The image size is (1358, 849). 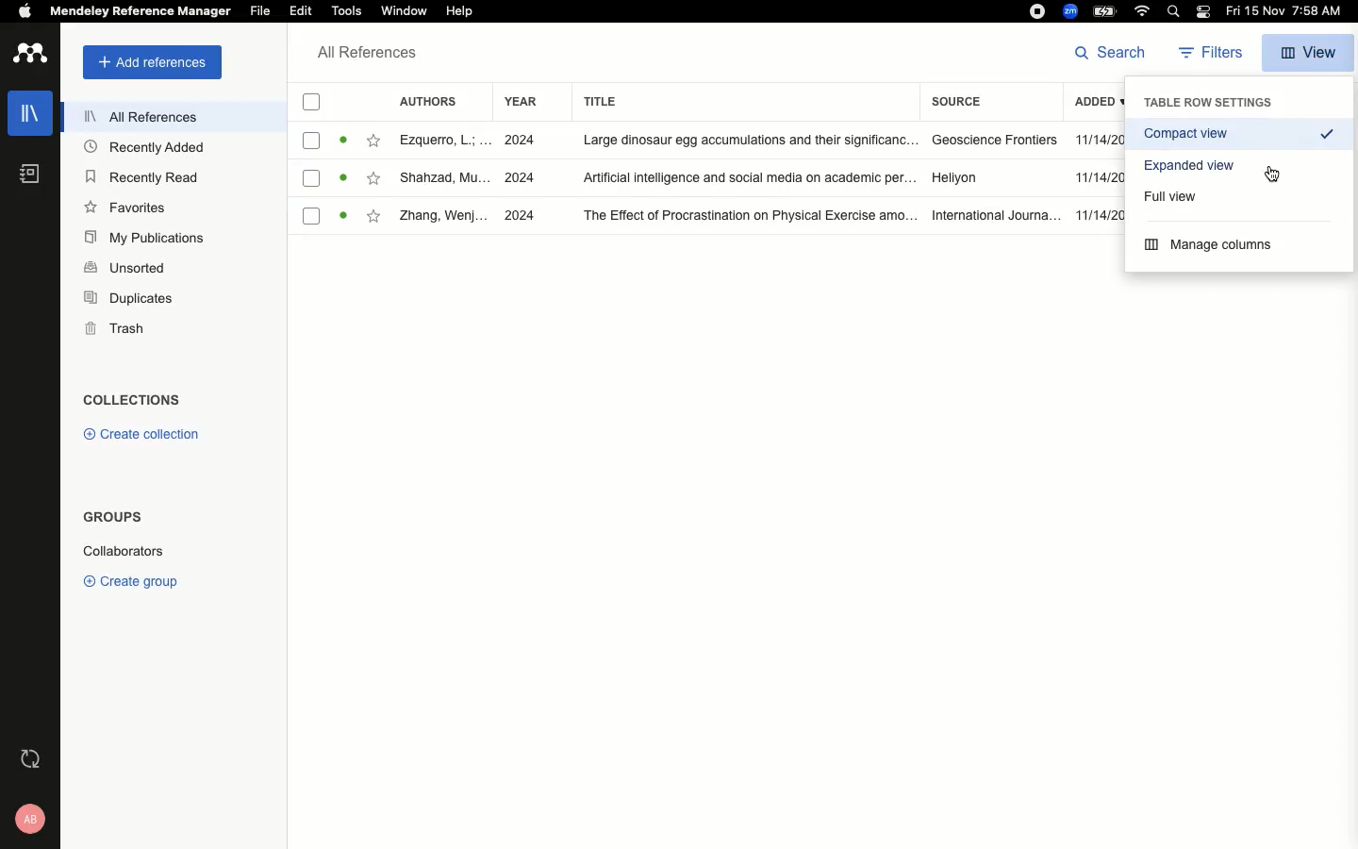 I want to click on Recently read, so click(x=143, y=176).